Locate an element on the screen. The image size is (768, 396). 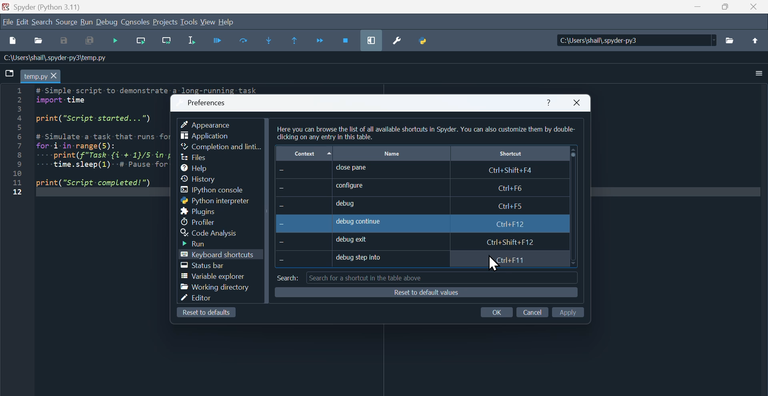
Upload file is located at coordinates (758, 40).